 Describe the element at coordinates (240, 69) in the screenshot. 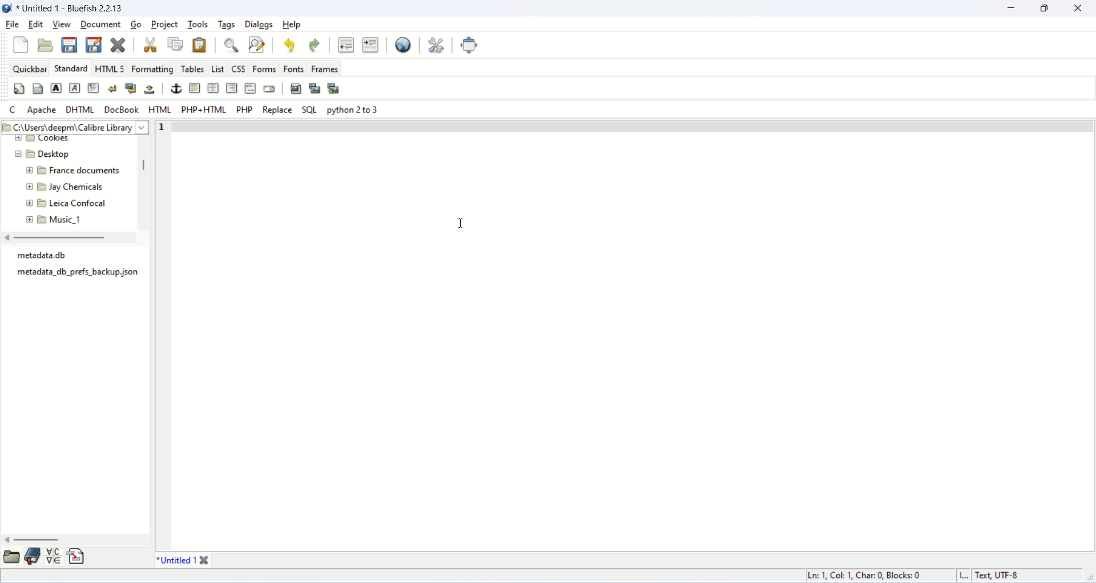

I see `CSS` at that location.